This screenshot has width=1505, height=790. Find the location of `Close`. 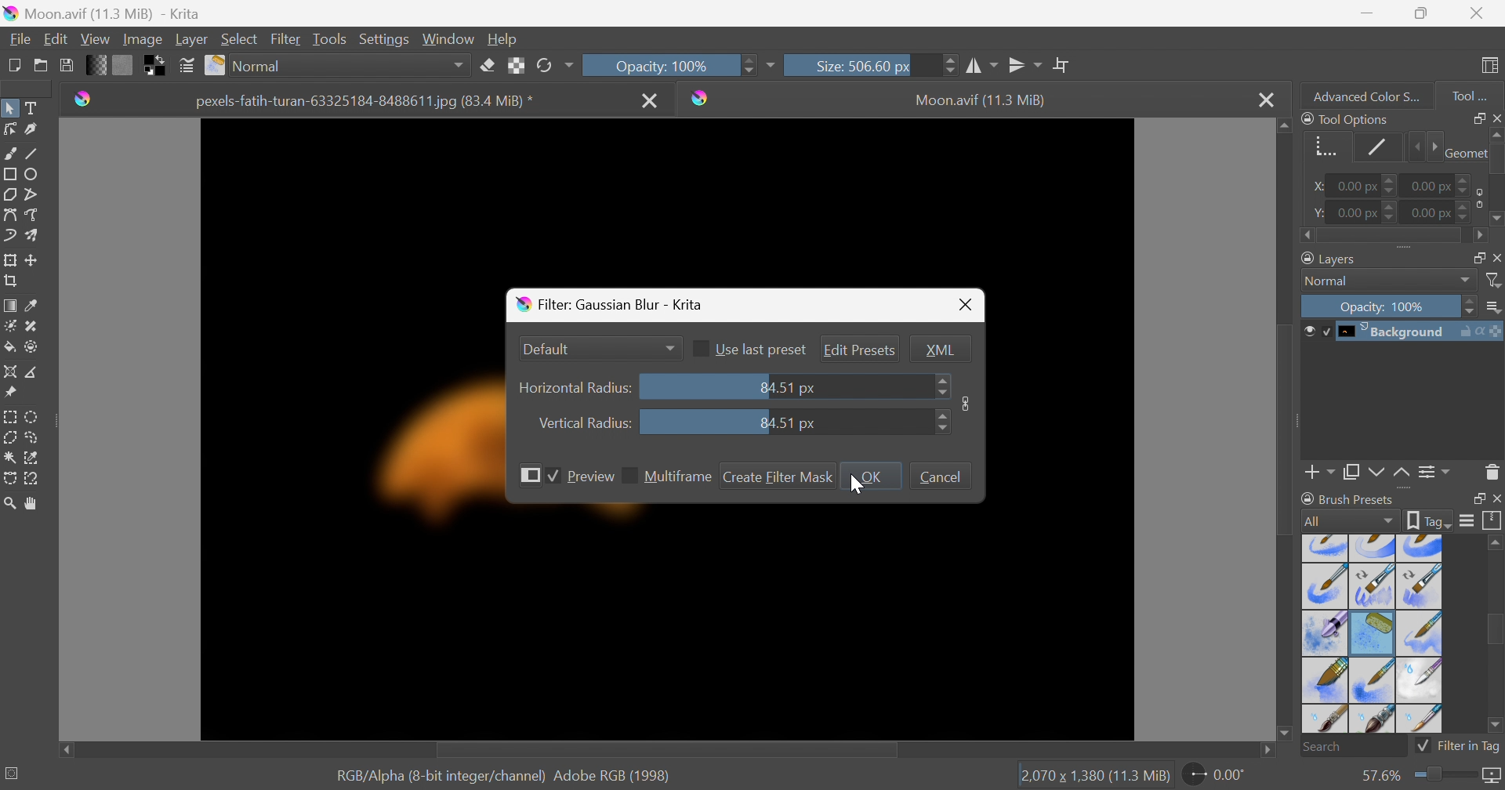

Close is located at coordinates (1265, 98).